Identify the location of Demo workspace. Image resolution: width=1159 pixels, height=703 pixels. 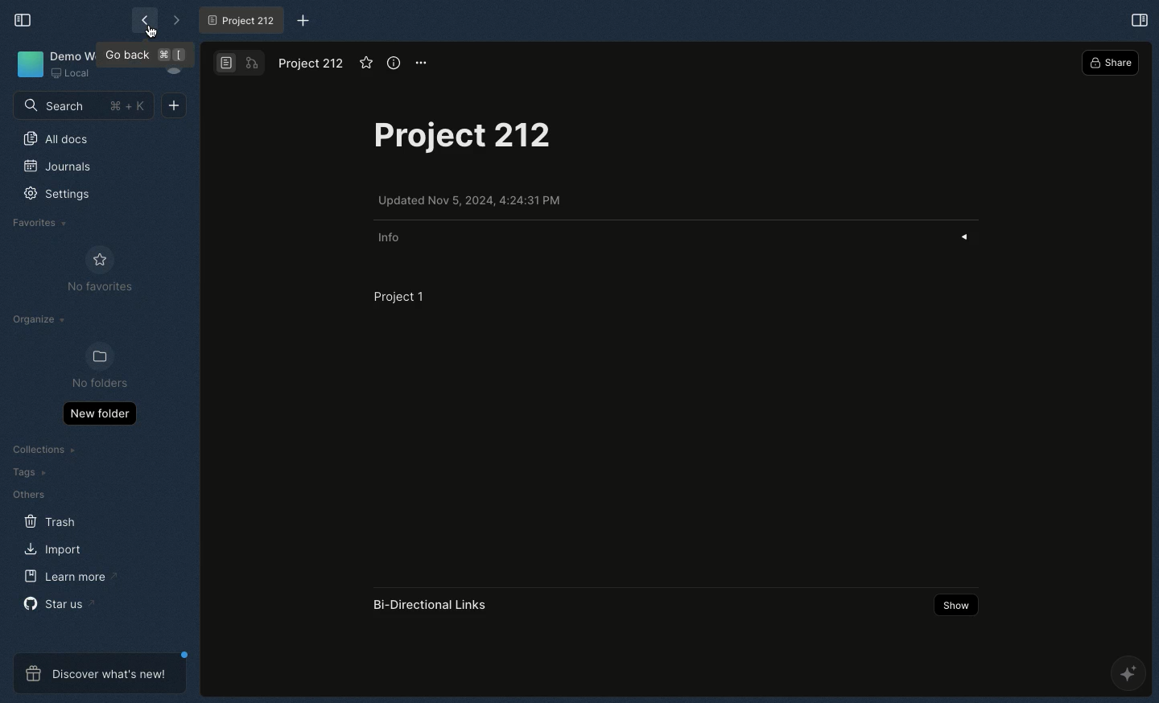
(74, 54).